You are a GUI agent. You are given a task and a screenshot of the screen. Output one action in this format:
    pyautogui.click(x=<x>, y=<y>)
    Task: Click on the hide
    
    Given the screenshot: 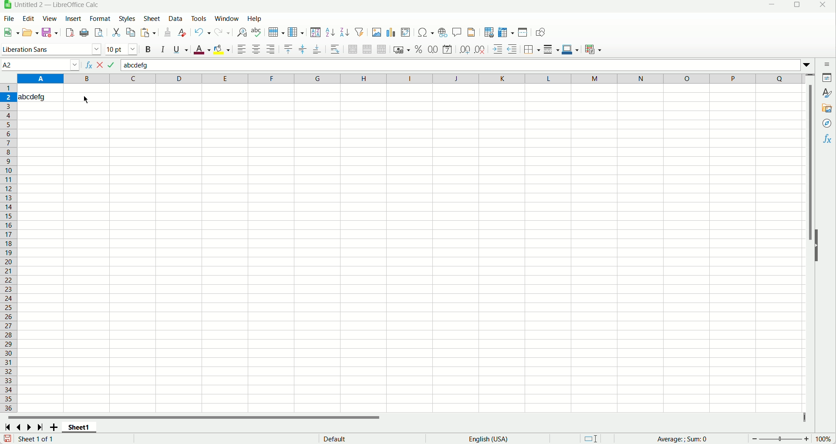 What is the action you would take?
    pyautogui.click(x=816, y=246)
    